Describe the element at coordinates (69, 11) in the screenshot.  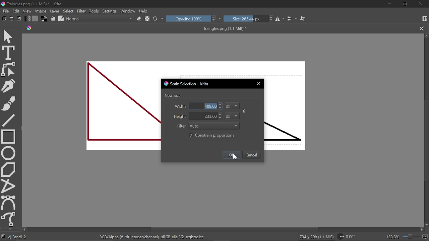
I see `Select` at that location.